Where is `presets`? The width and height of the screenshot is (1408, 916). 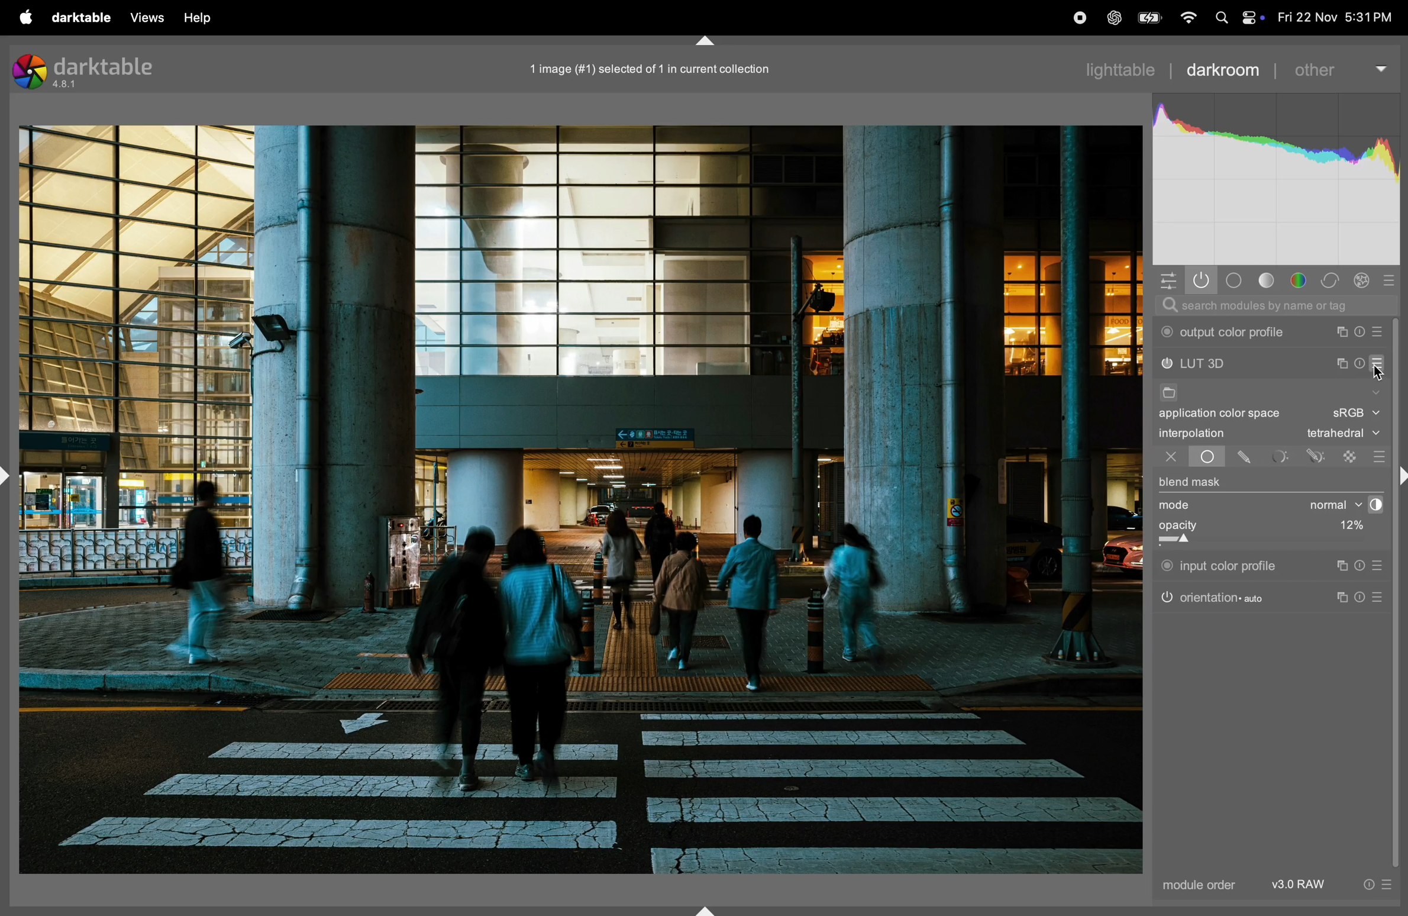
presets is located at coordinates (1381, 598).